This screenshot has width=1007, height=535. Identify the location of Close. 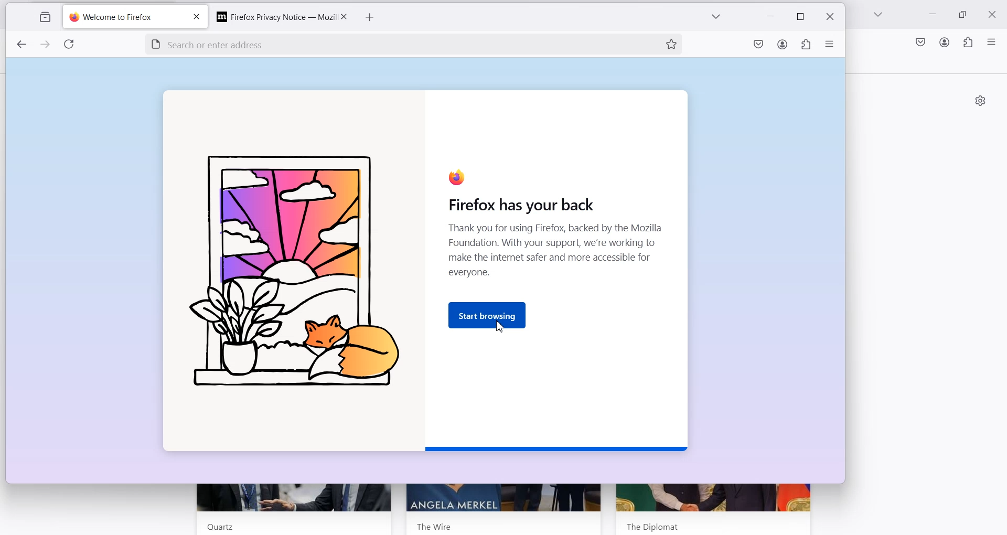
(343, 16).